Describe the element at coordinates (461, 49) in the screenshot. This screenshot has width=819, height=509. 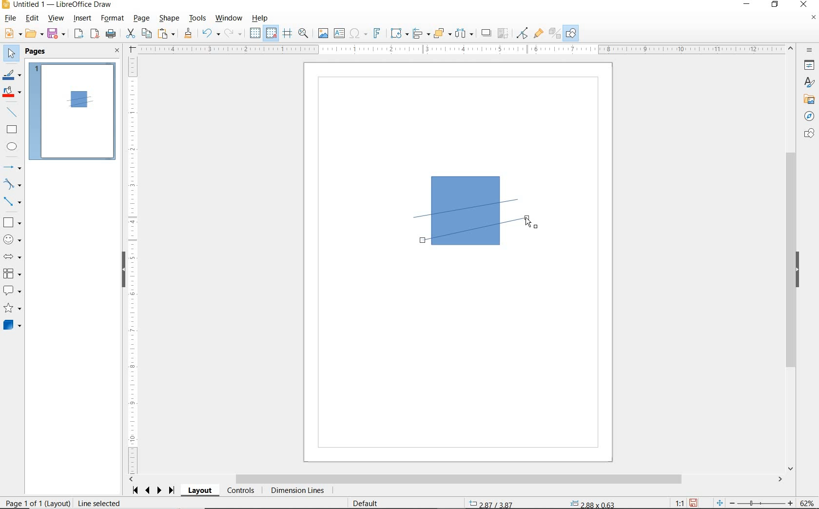
I see `RULER` at that location.